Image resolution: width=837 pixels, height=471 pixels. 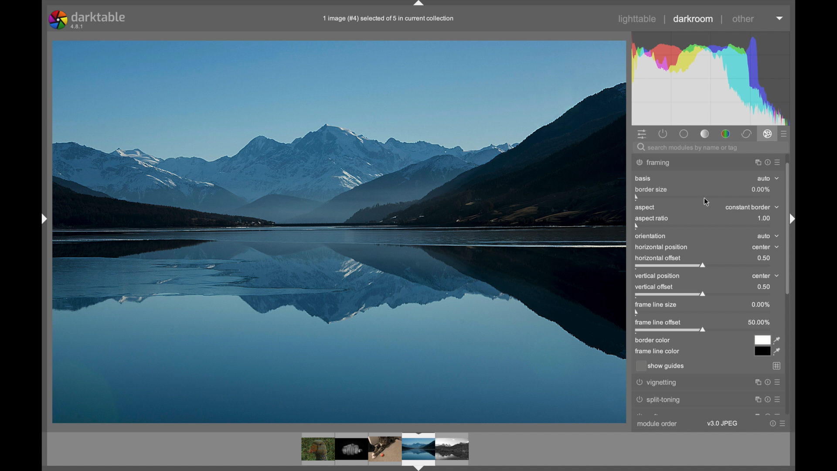 I want to click on vertical position, so click(x=658, y=276).